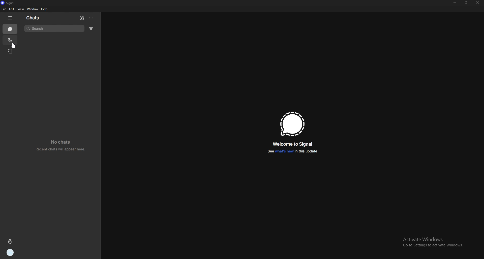  I want to click on settings, so click(10, 241).